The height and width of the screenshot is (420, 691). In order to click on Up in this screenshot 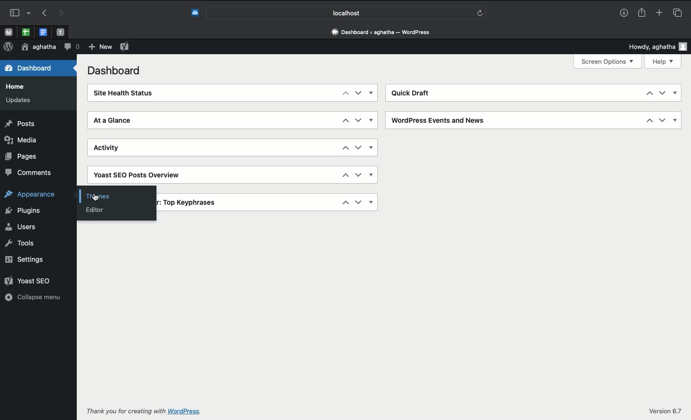, I will do `click(648, 121)`.